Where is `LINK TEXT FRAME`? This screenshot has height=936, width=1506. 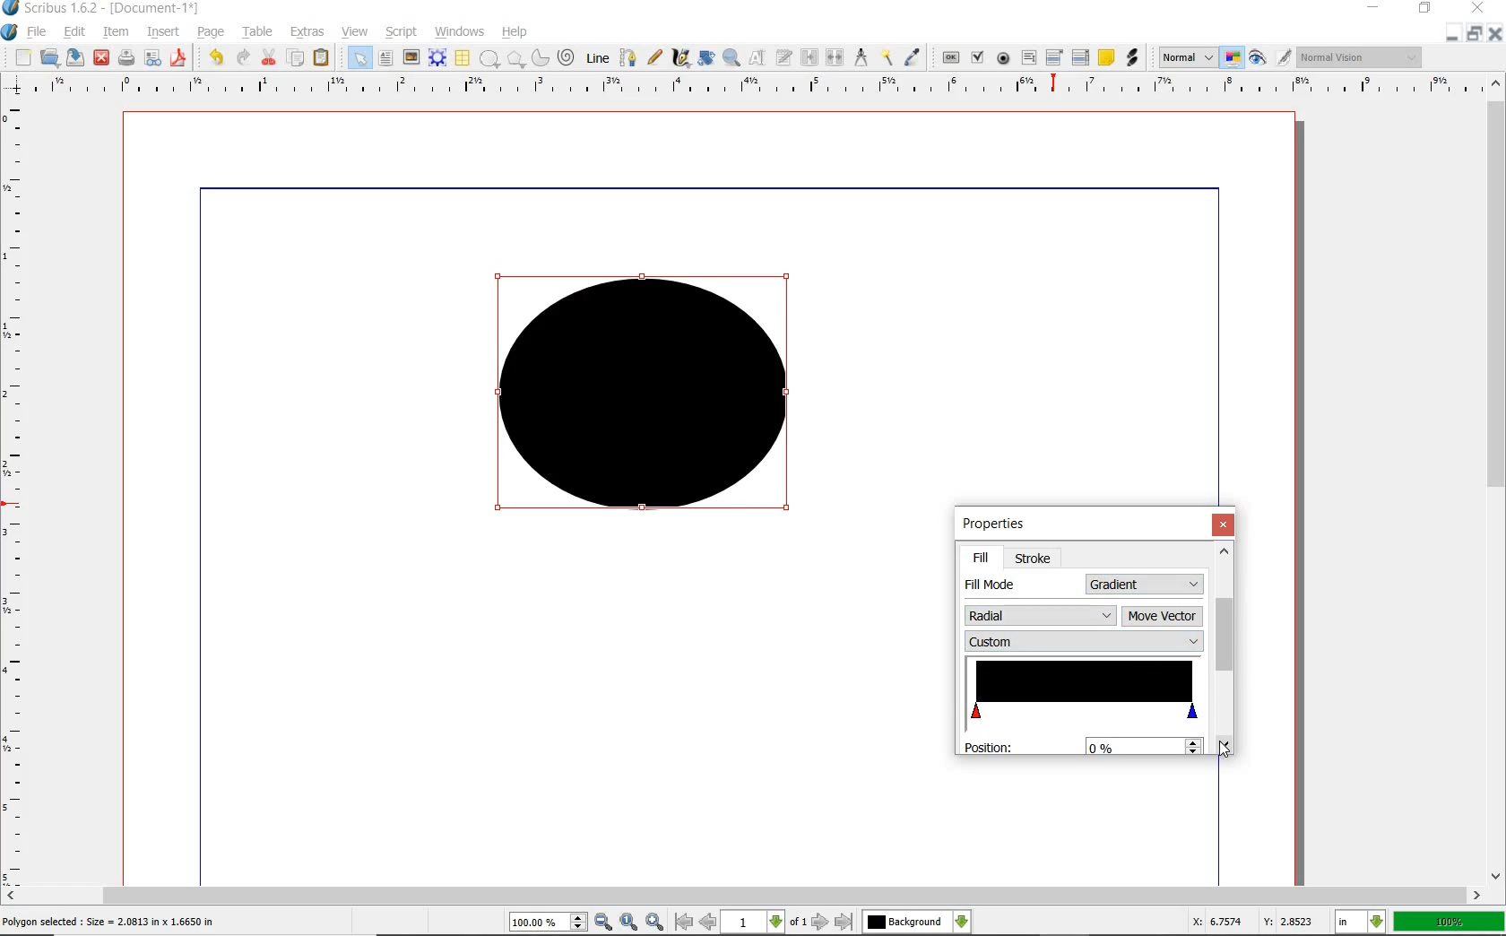 LINK TEXT FRAME is located at coordinates (809, 56).